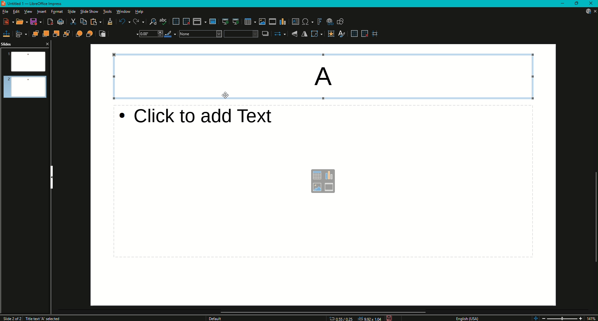 This screenshot has width=598, height=321. I want to click on Text box options, so click(322, 181).